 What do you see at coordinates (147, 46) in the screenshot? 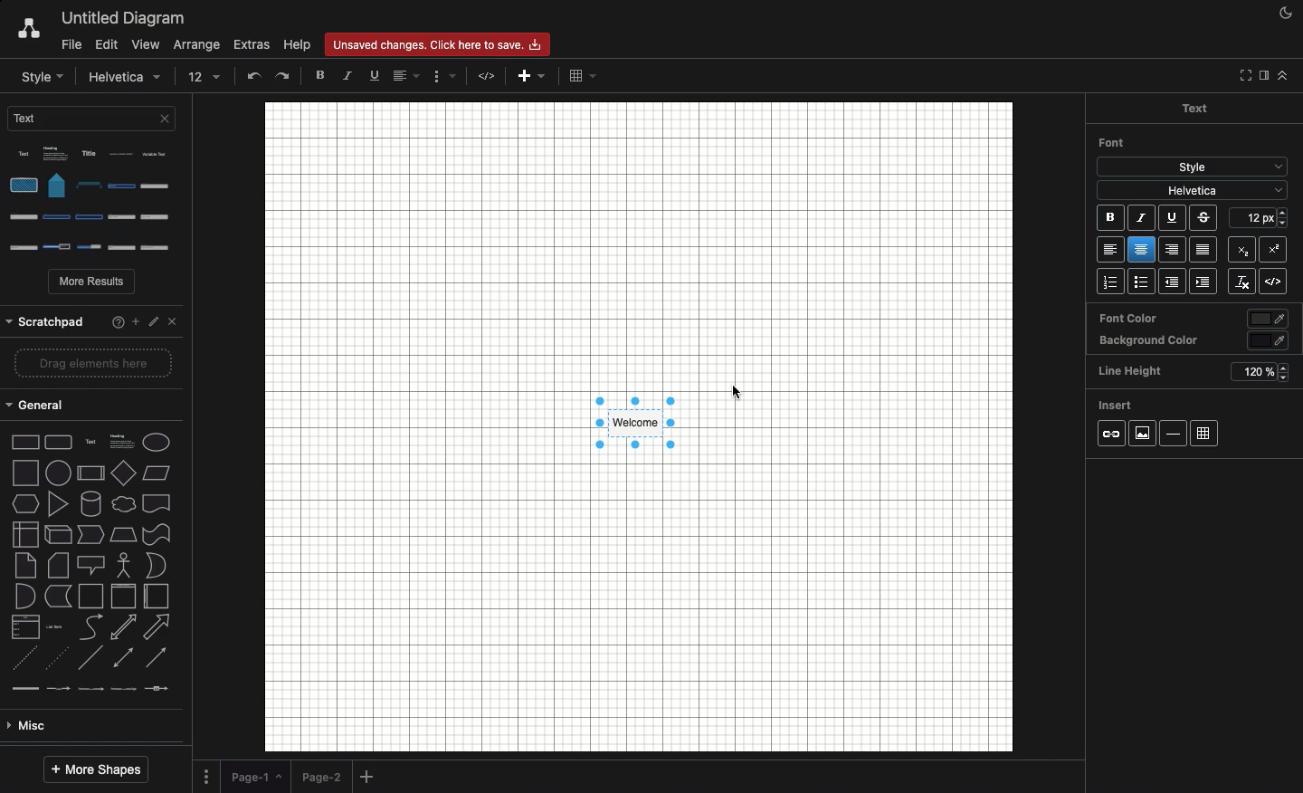
I see `View` at bounding box center [147, 46].